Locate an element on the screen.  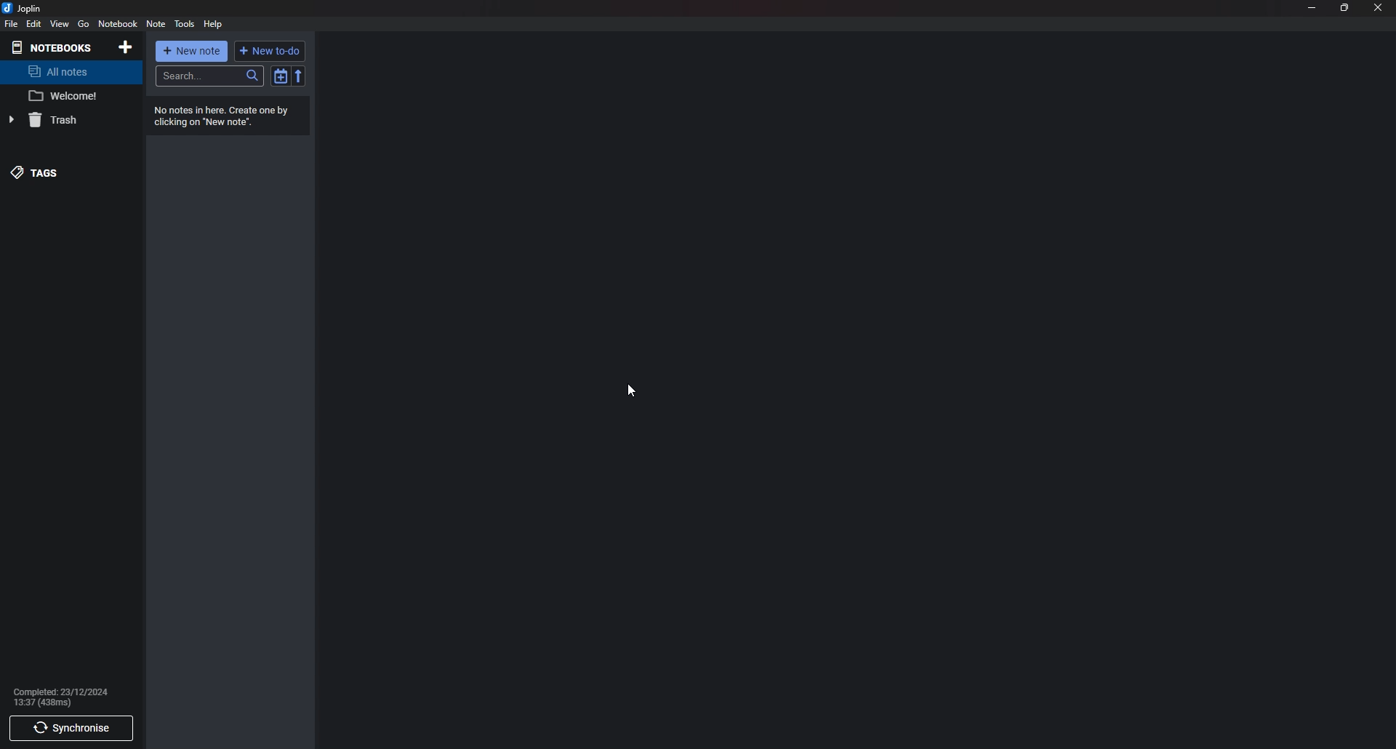
File is located at coordinates (11, 25).